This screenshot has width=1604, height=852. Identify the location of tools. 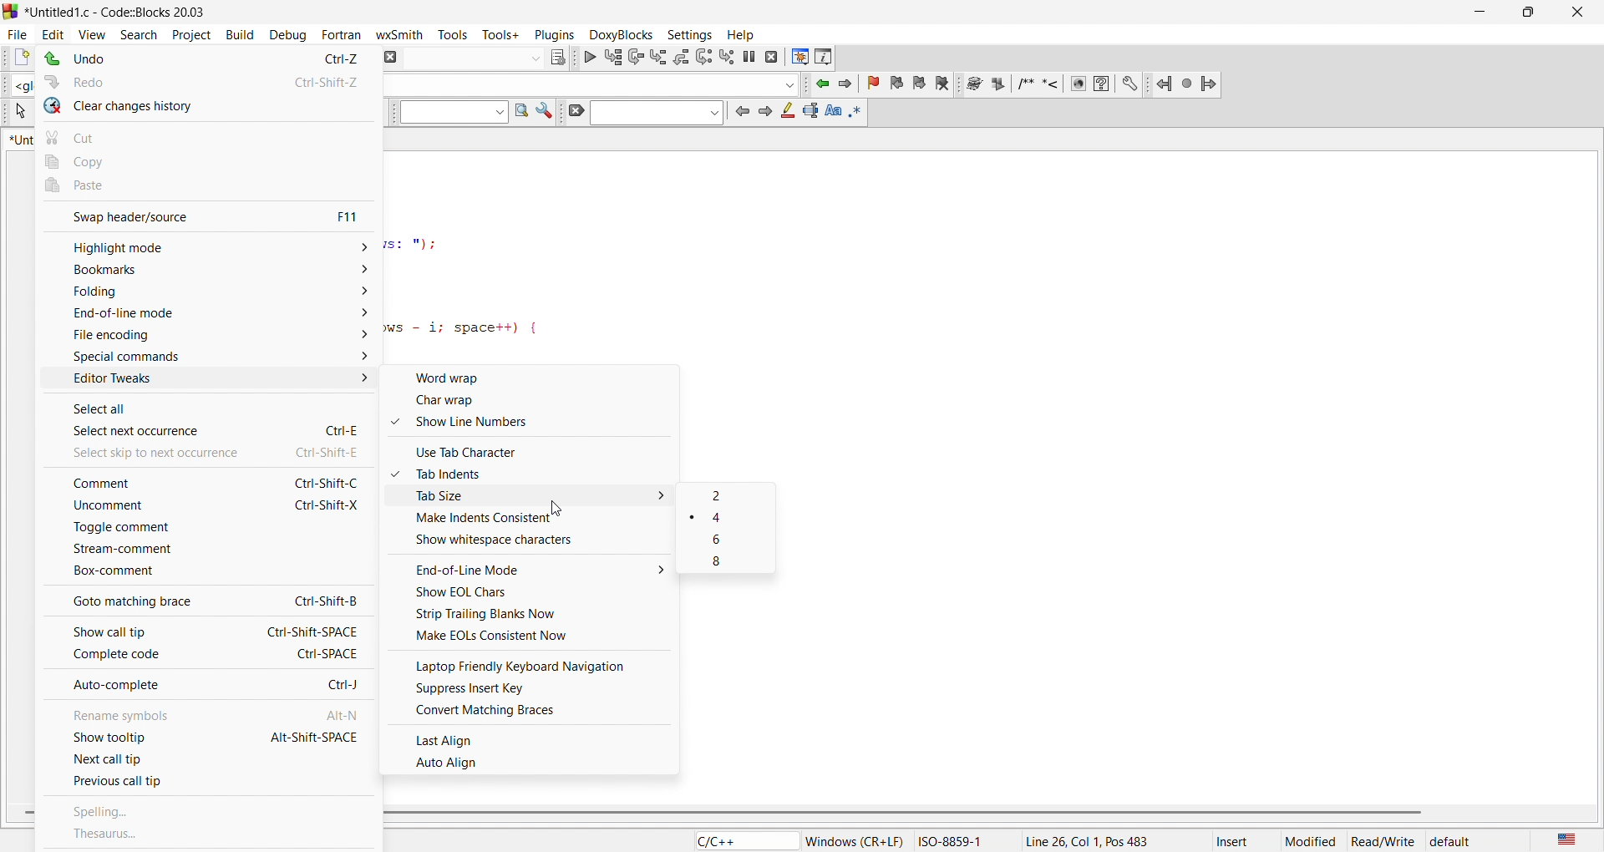
(453, 33).